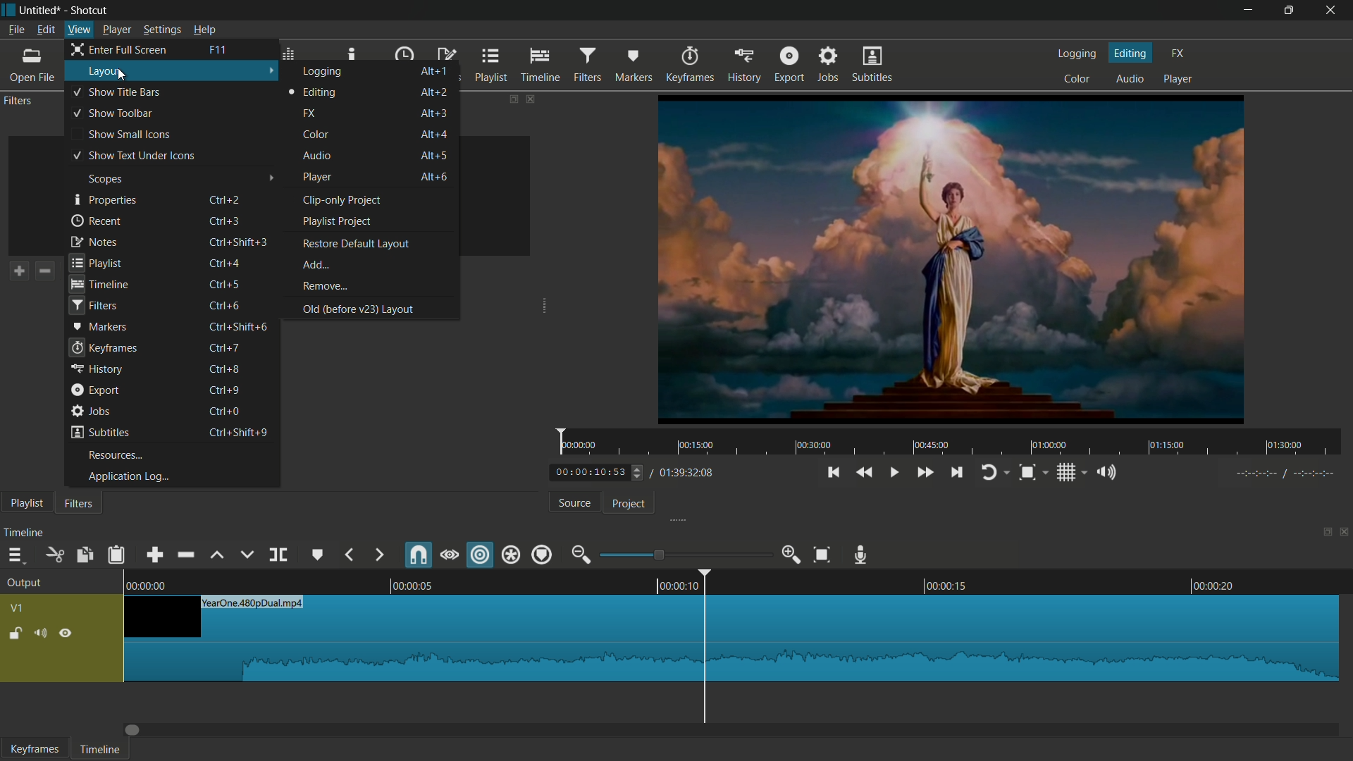  I want to click on ripple, so click(481, 556).